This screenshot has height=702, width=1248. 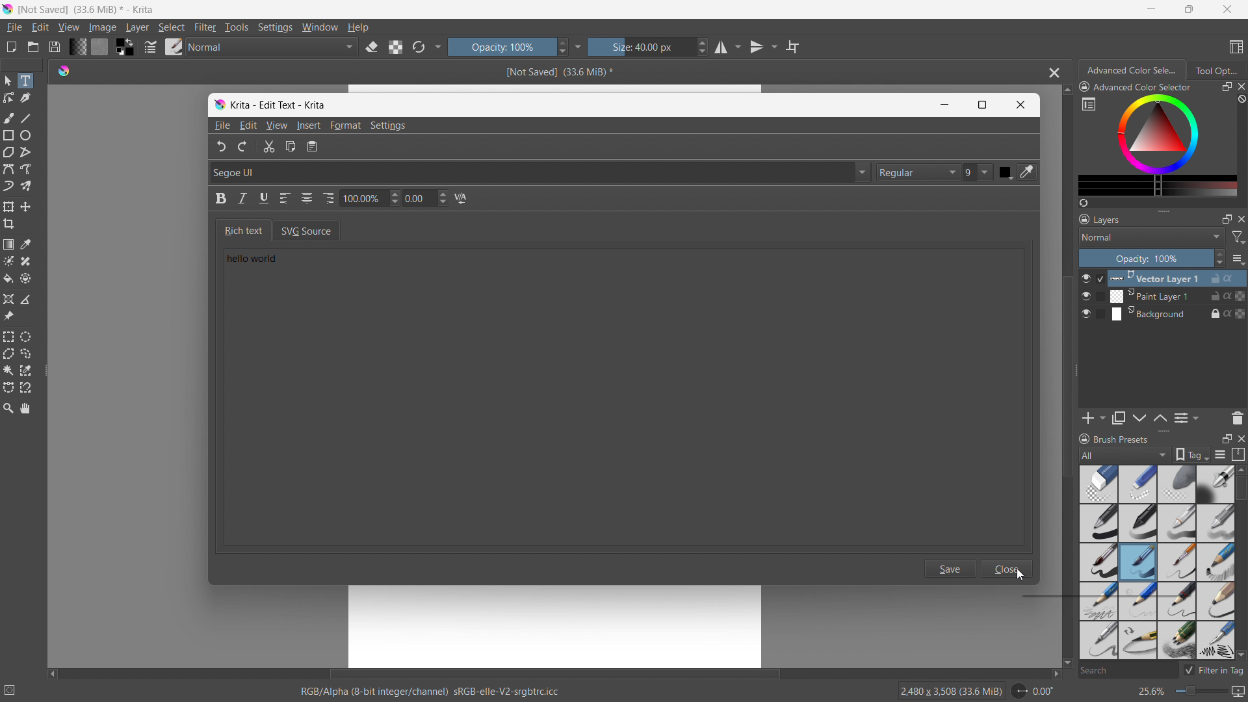 What do you see at coordinates (918, 172) in the screenshot?
I see `Regular` at bounding box center [918, 172].